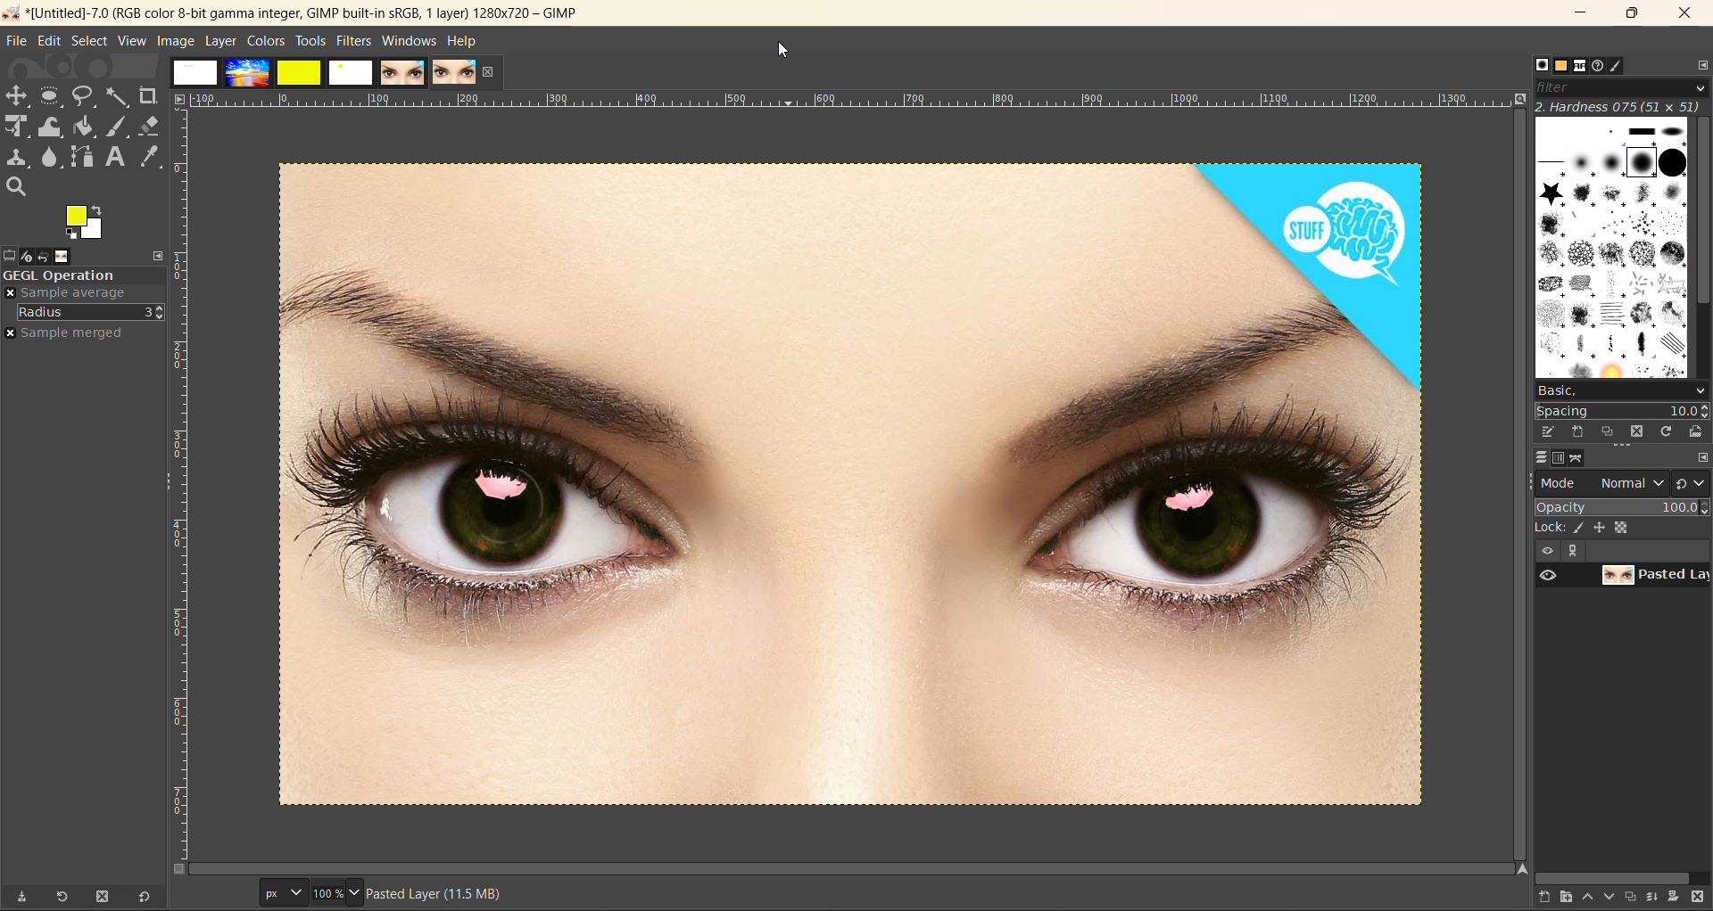  Describe the element at coordinates (1626, 527) in the screenshot. I see `size` at that location.